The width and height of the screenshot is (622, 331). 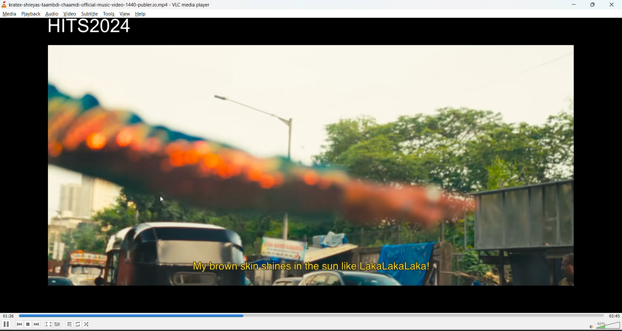 What do you see at coordinates (108, 15) in the screenshot?
I see `tools` at bounding box center [108, 15].